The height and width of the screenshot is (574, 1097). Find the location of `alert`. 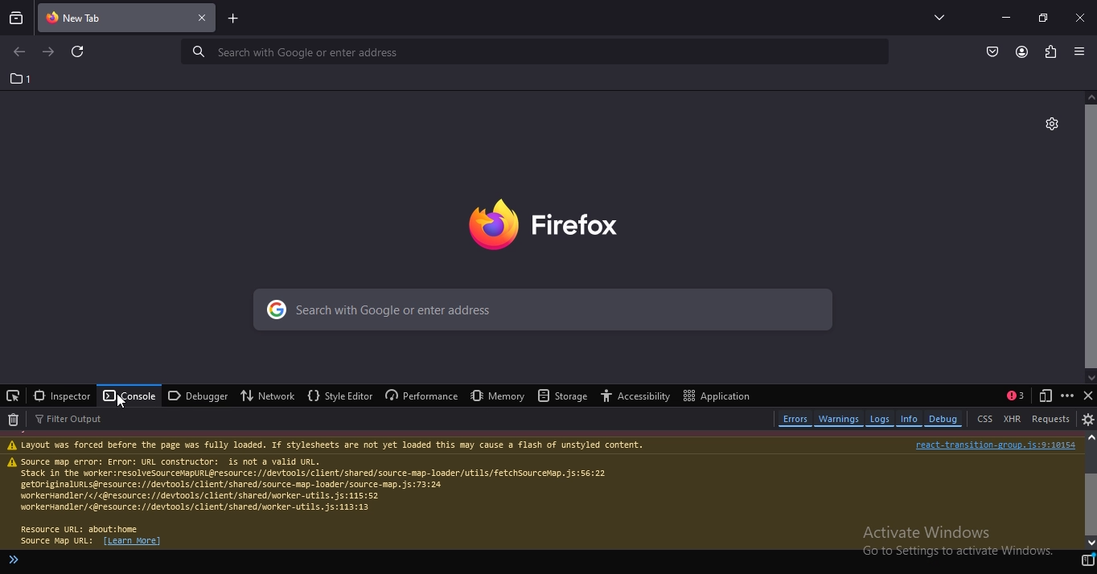

alert is located at coordinates (14, 560).